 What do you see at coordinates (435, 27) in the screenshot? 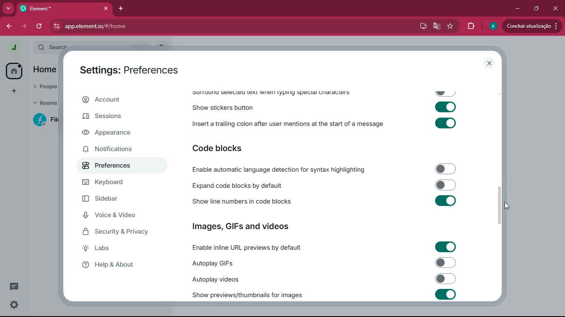
I see `google translate ` at bounding box center [435, 27].